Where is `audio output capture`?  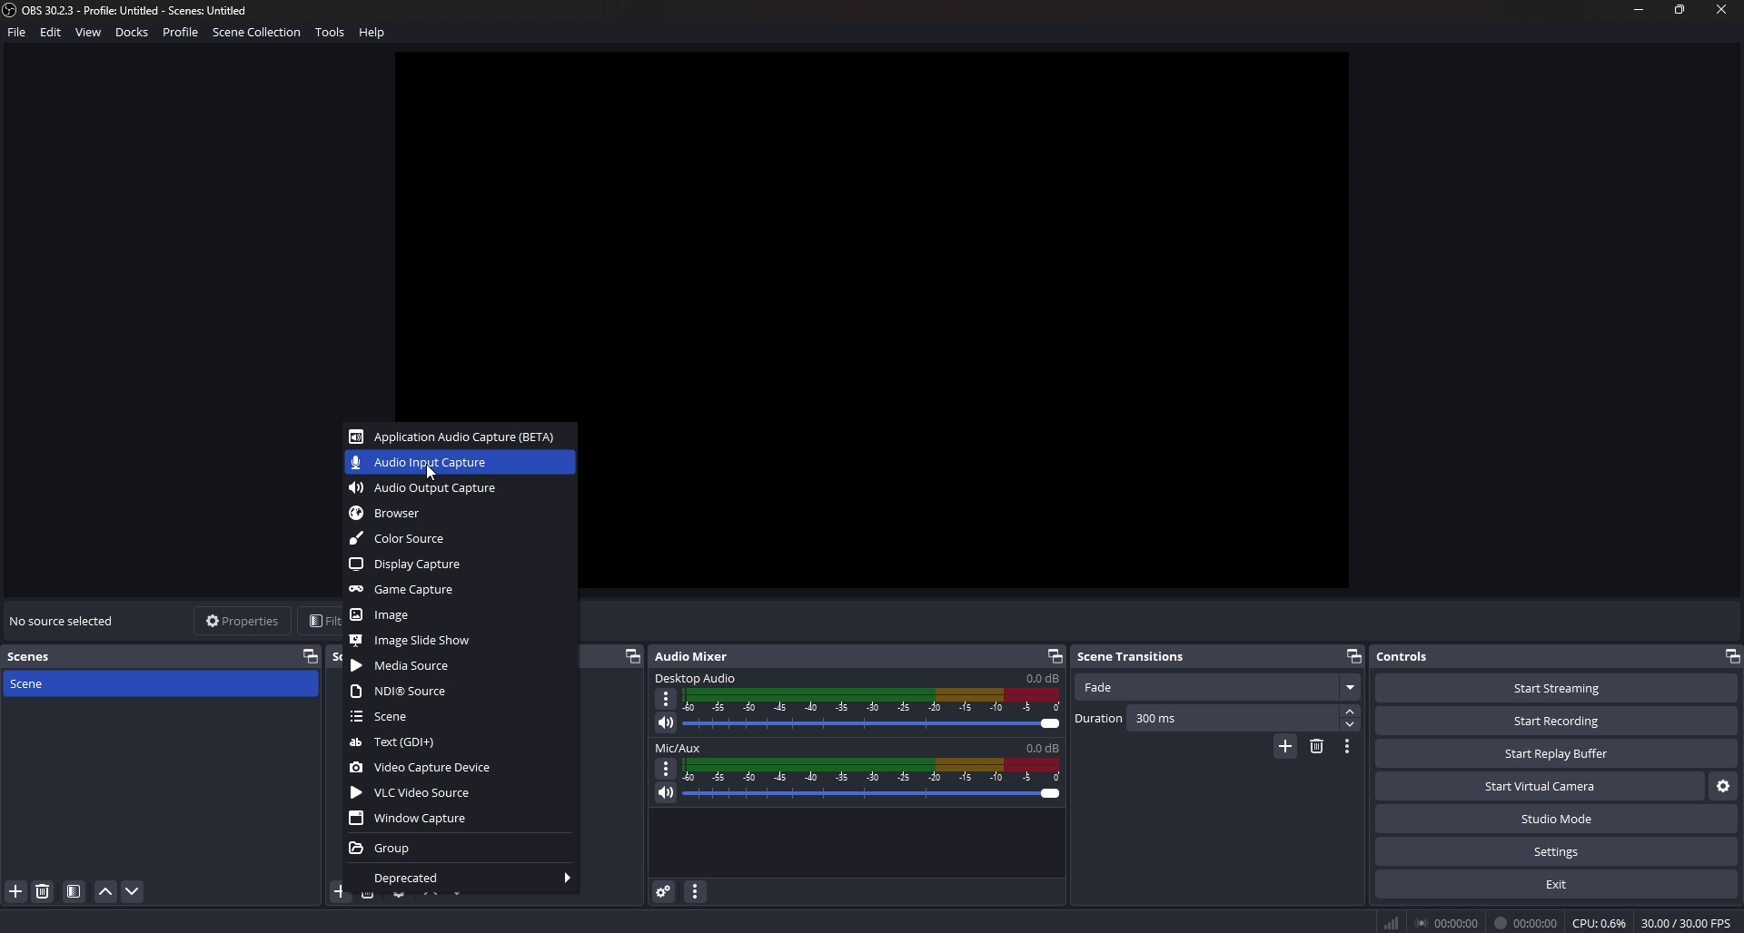 audio output capture is located at coordinates (460, 488).